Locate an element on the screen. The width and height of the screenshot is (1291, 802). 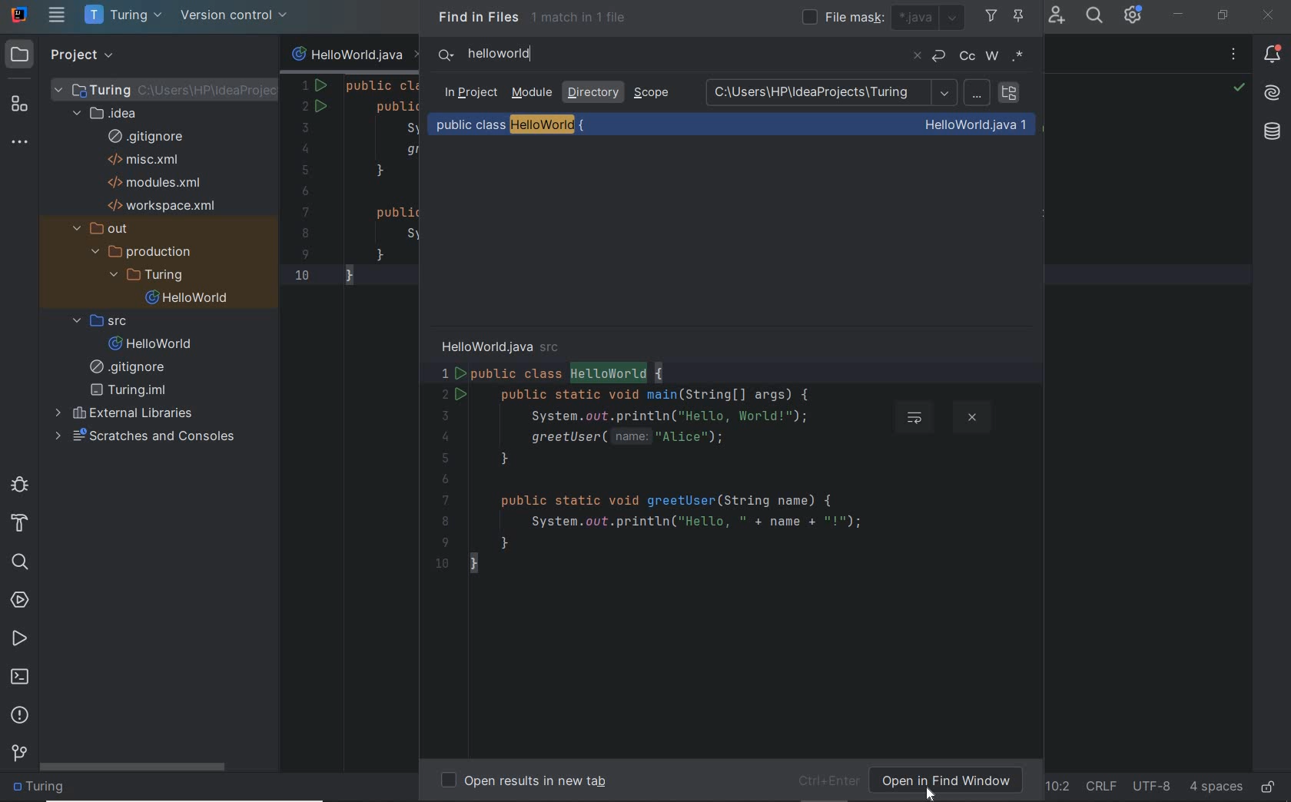
file name is located at coordinates (189, 300).